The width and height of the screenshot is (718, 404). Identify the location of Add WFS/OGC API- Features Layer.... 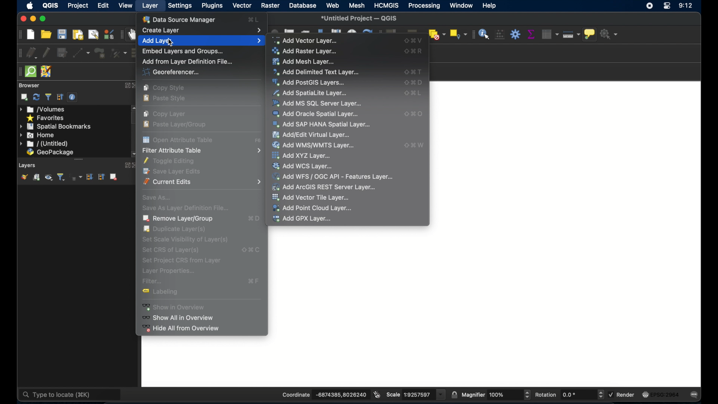
(335, 177).